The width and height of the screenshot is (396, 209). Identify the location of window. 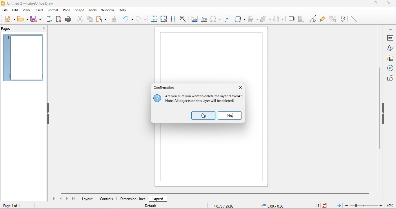
(108, 10).